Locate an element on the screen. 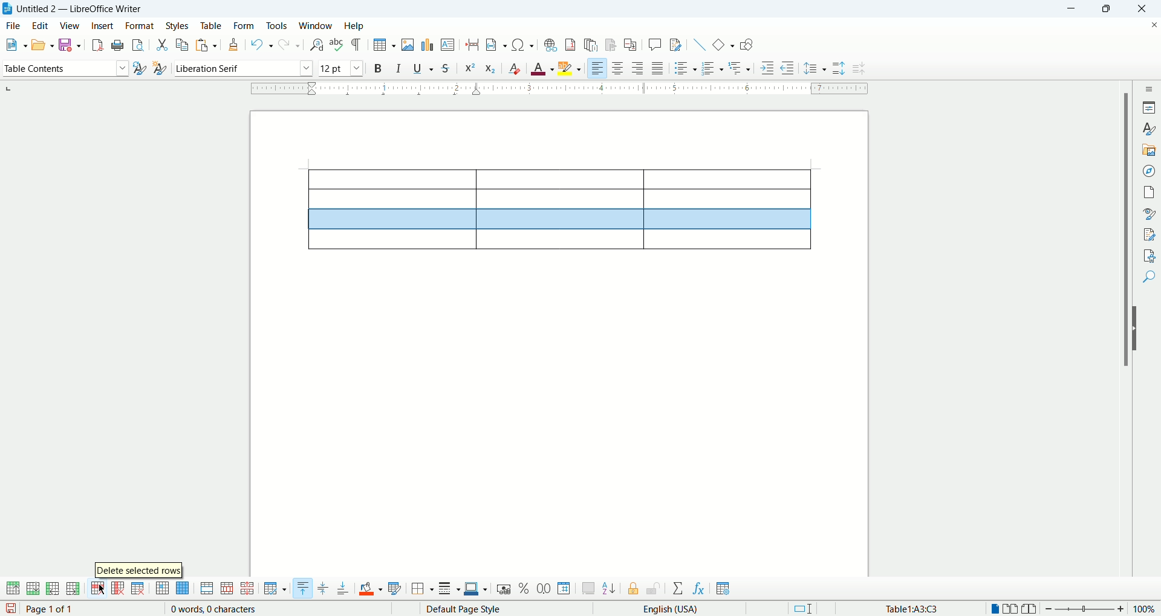 The width and height of the screenshot is (1161, 616). break page is located at coordinates (470, 42).